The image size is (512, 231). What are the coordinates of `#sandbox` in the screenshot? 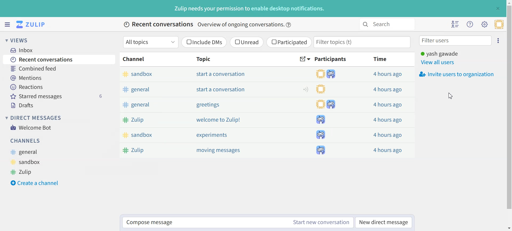 It's located at (27, 162).